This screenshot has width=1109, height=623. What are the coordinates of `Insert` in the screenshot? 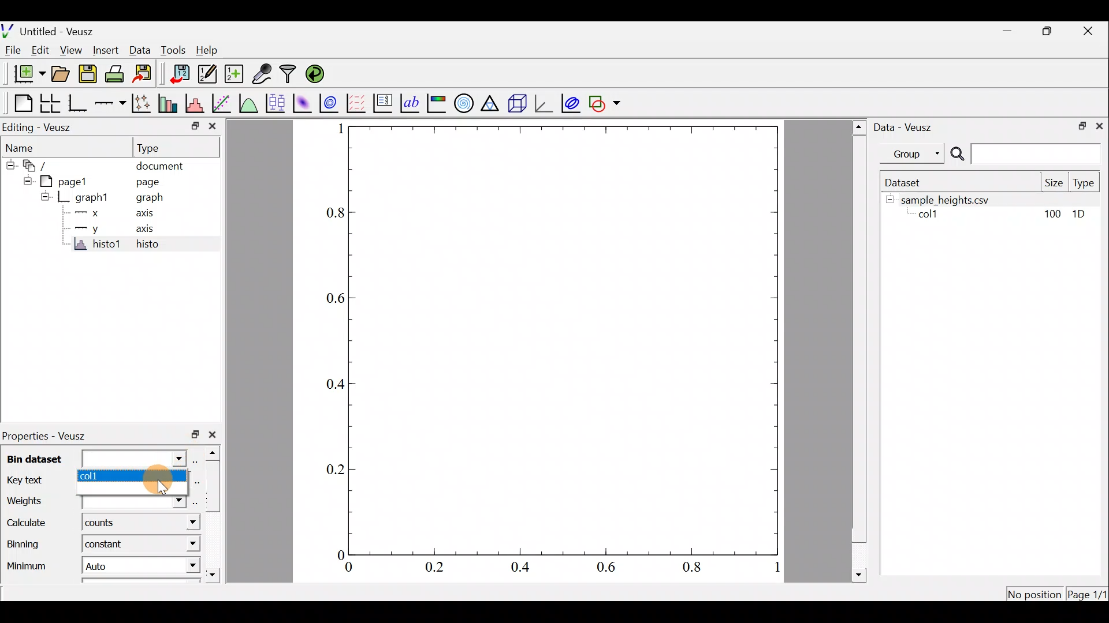 It's located at (105, 50).